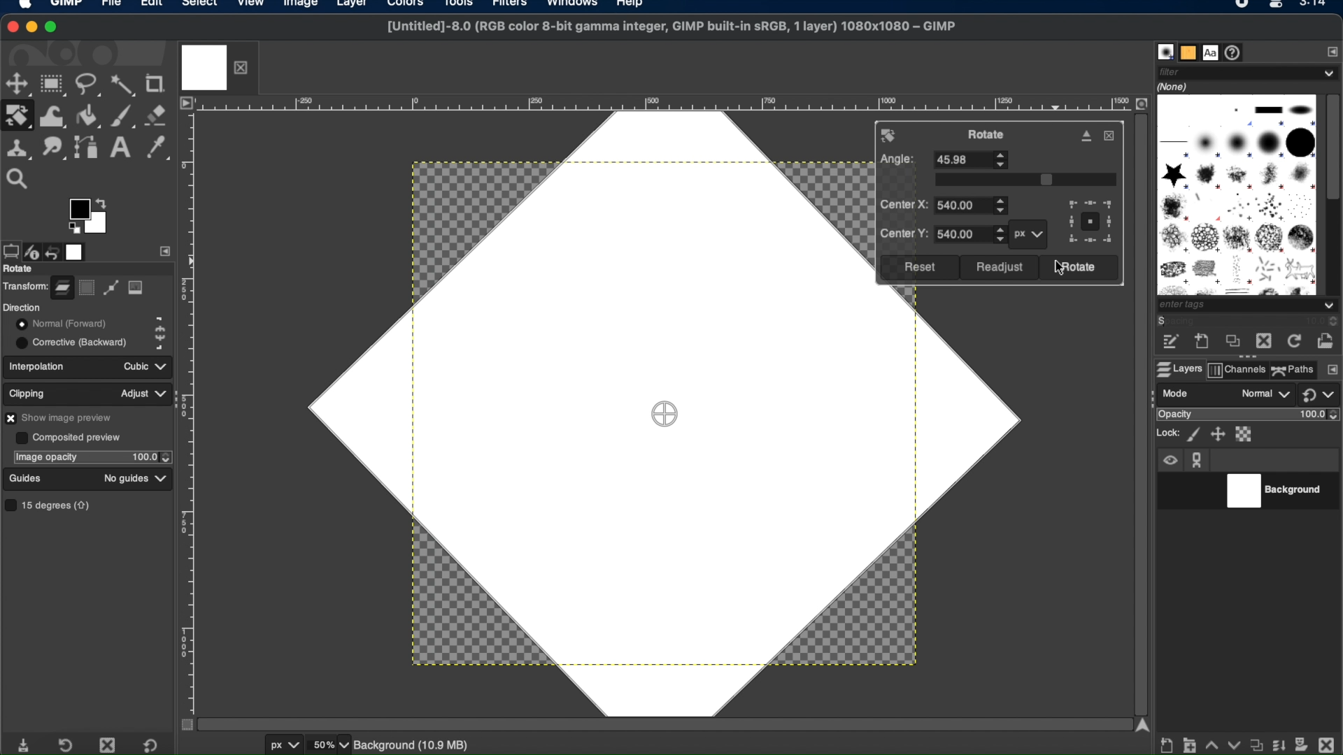  What do you see at coordinates (124, 86) in the screenshot?
I see `fuzzy select tool` at bounding box center [124, 86].